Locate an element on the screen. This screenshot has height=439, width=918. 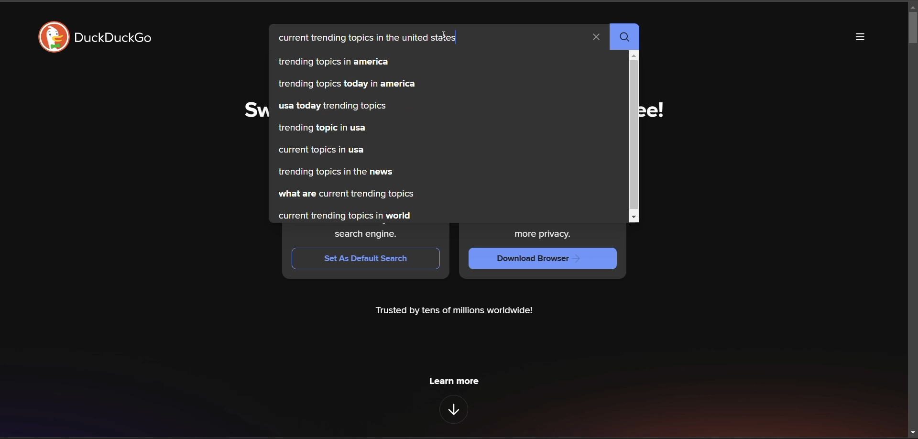
duckDuckGo is located at coordinates (117, 37).